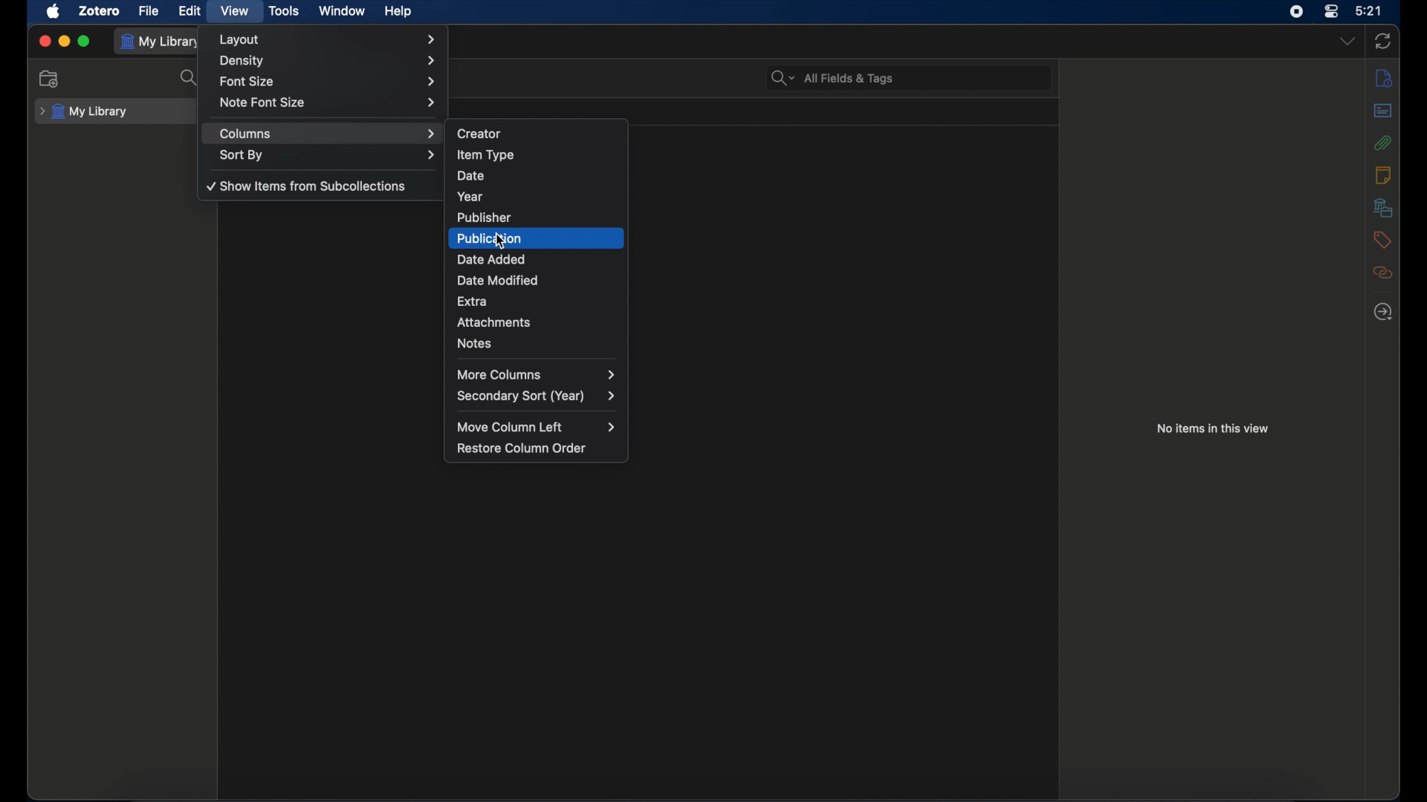  Describe the element at coordinates (308, 185) in the screenshot. I see `show items from sub collections` at that location.